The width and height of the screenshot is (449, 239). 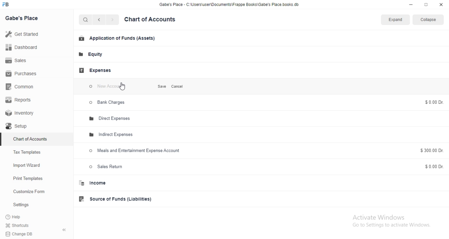 I want to click on next, so click(x=115, y=20).